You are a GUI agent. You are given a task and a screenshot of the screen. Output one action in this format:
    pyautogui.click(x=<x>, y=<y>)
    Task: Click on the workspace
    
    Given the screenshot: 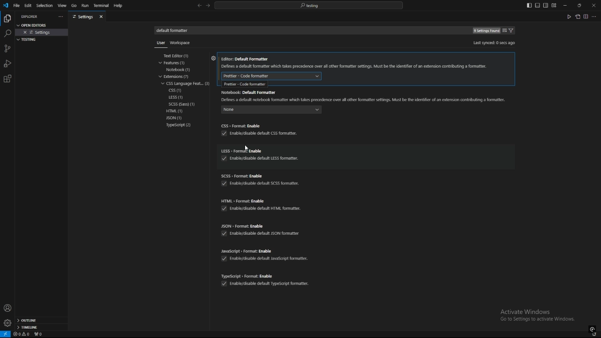 What is the action you would take?
    pyautogui.click(x=182, y=42)
    